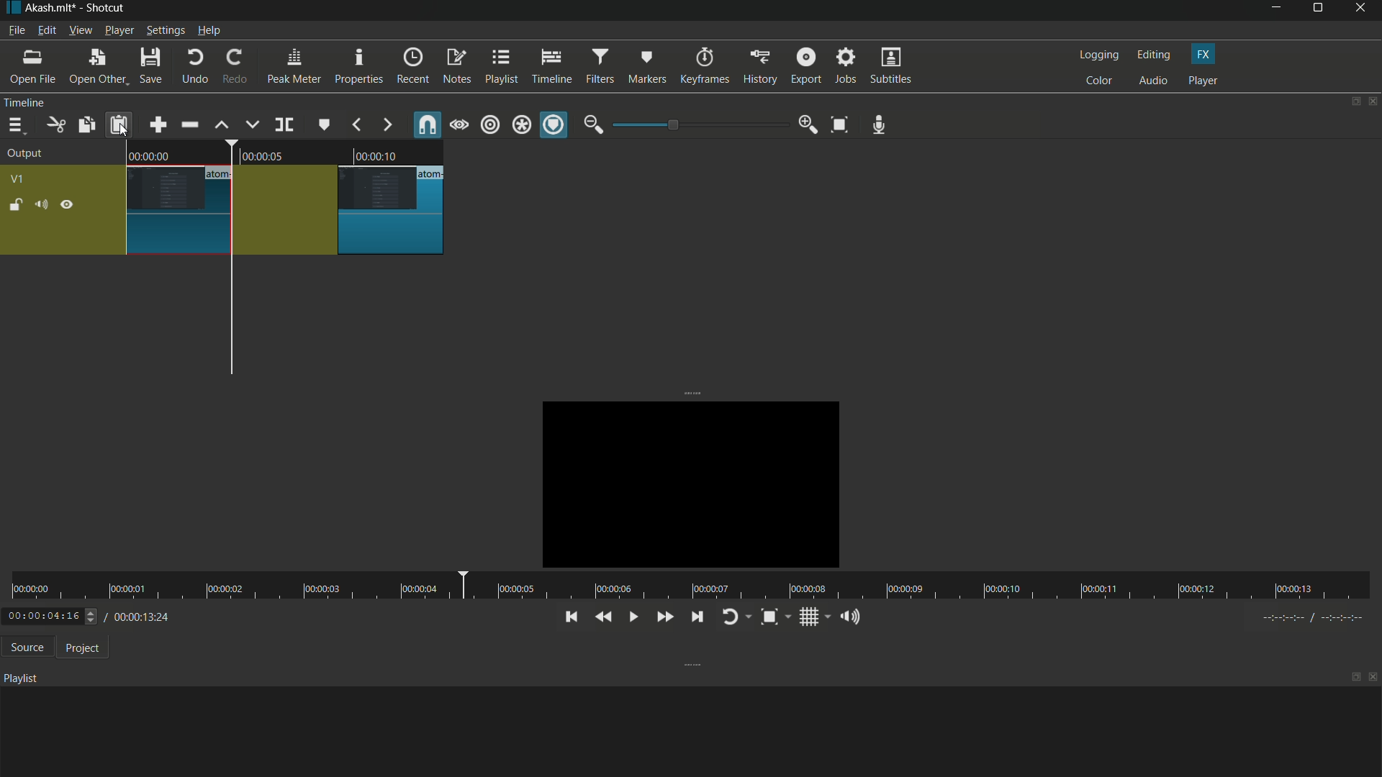  Describe the element at coordinates (124, 130) in the screenshot. I see `cursor` at that location.